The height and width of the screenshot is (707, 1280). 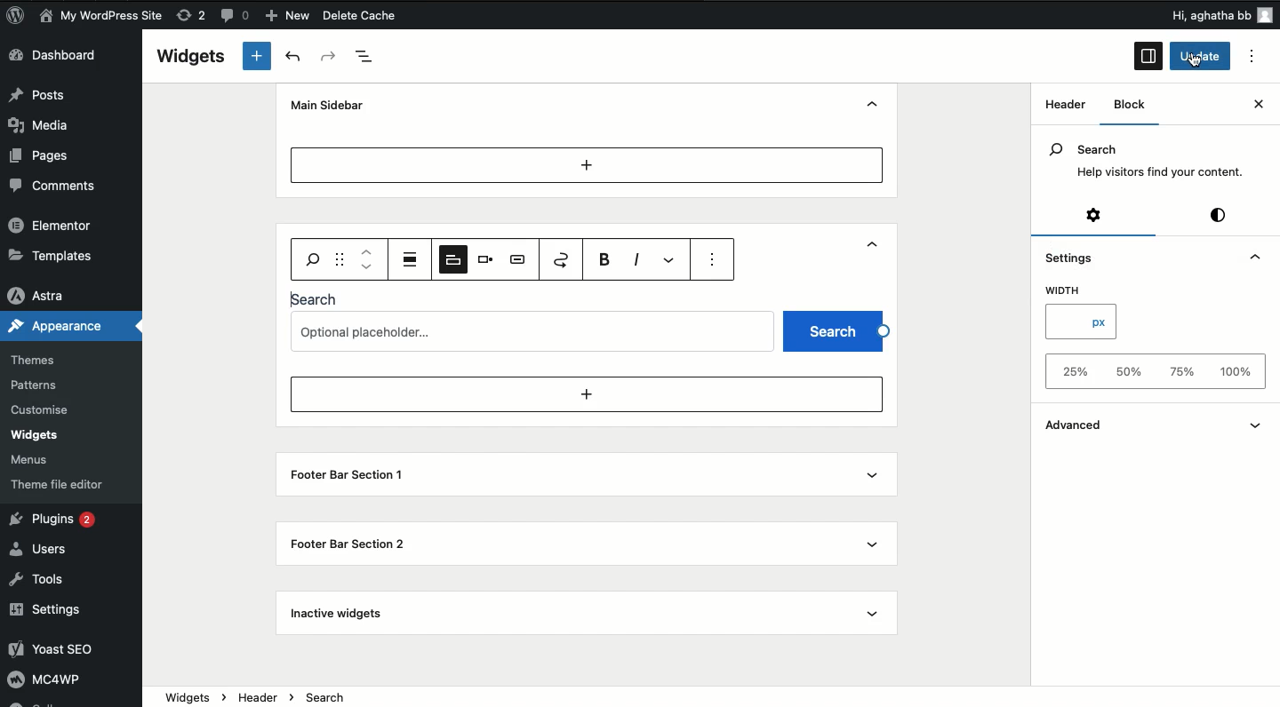 What do you see at coordinates (340, 614) in the screenshot?
I see `Inactive widgets` at bounding box center [340, 614].